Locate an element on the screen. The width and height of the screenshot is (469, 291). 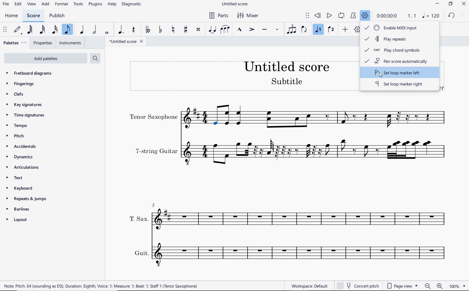
set loop marker left is located at coordinates (397, 73).